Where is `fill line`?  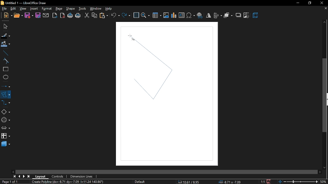 fill line is located at coordinates (5, 35).